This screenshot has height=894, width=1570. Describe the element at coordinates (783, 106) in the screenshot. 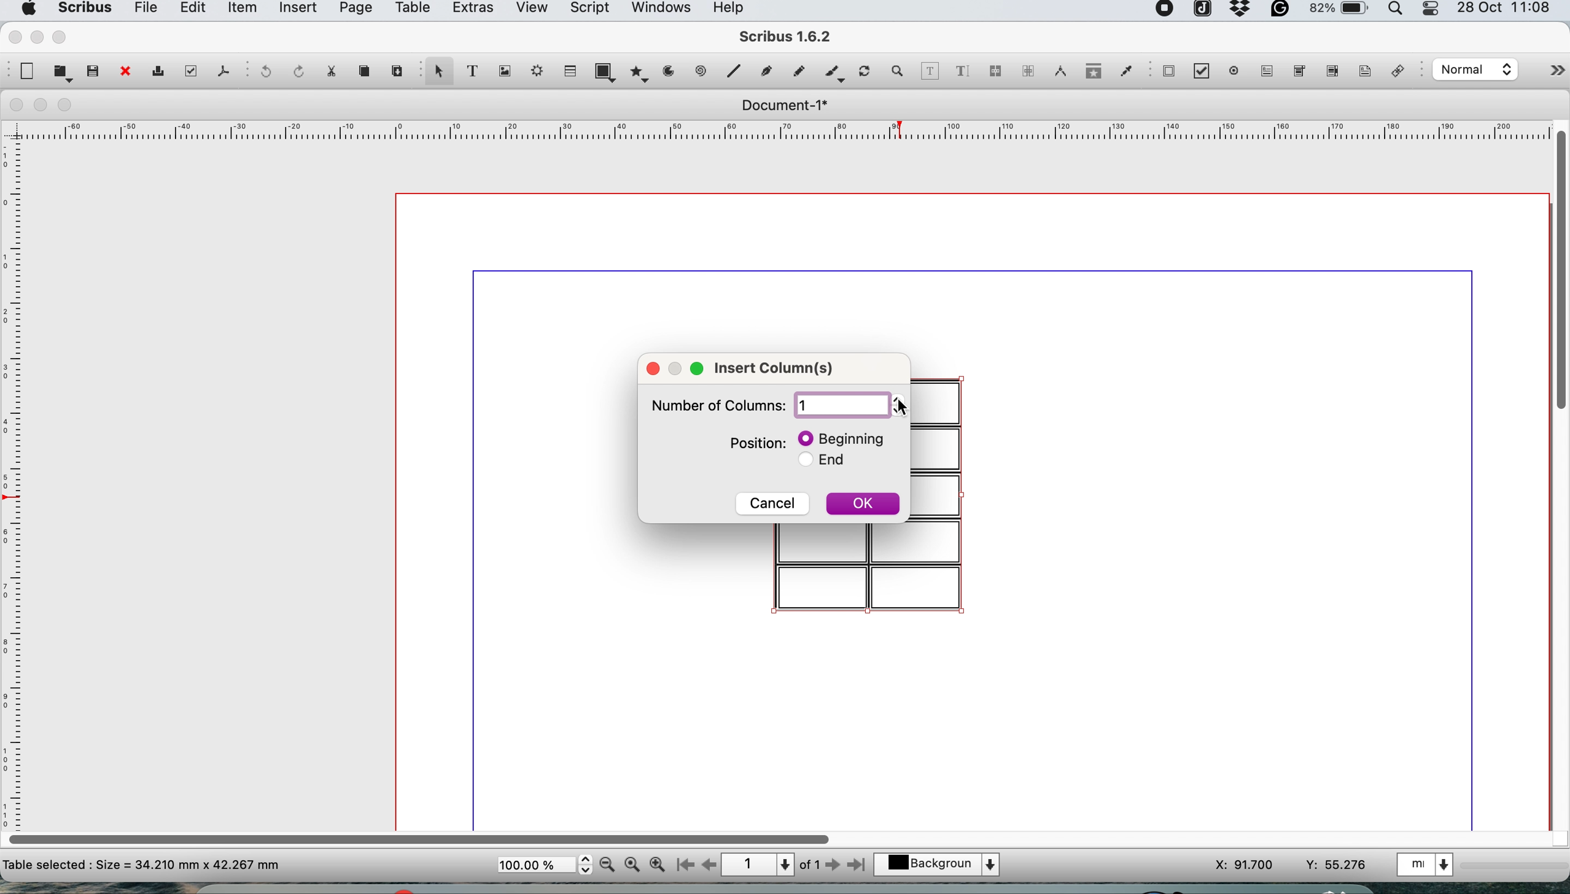

I see `document 1` at that location.